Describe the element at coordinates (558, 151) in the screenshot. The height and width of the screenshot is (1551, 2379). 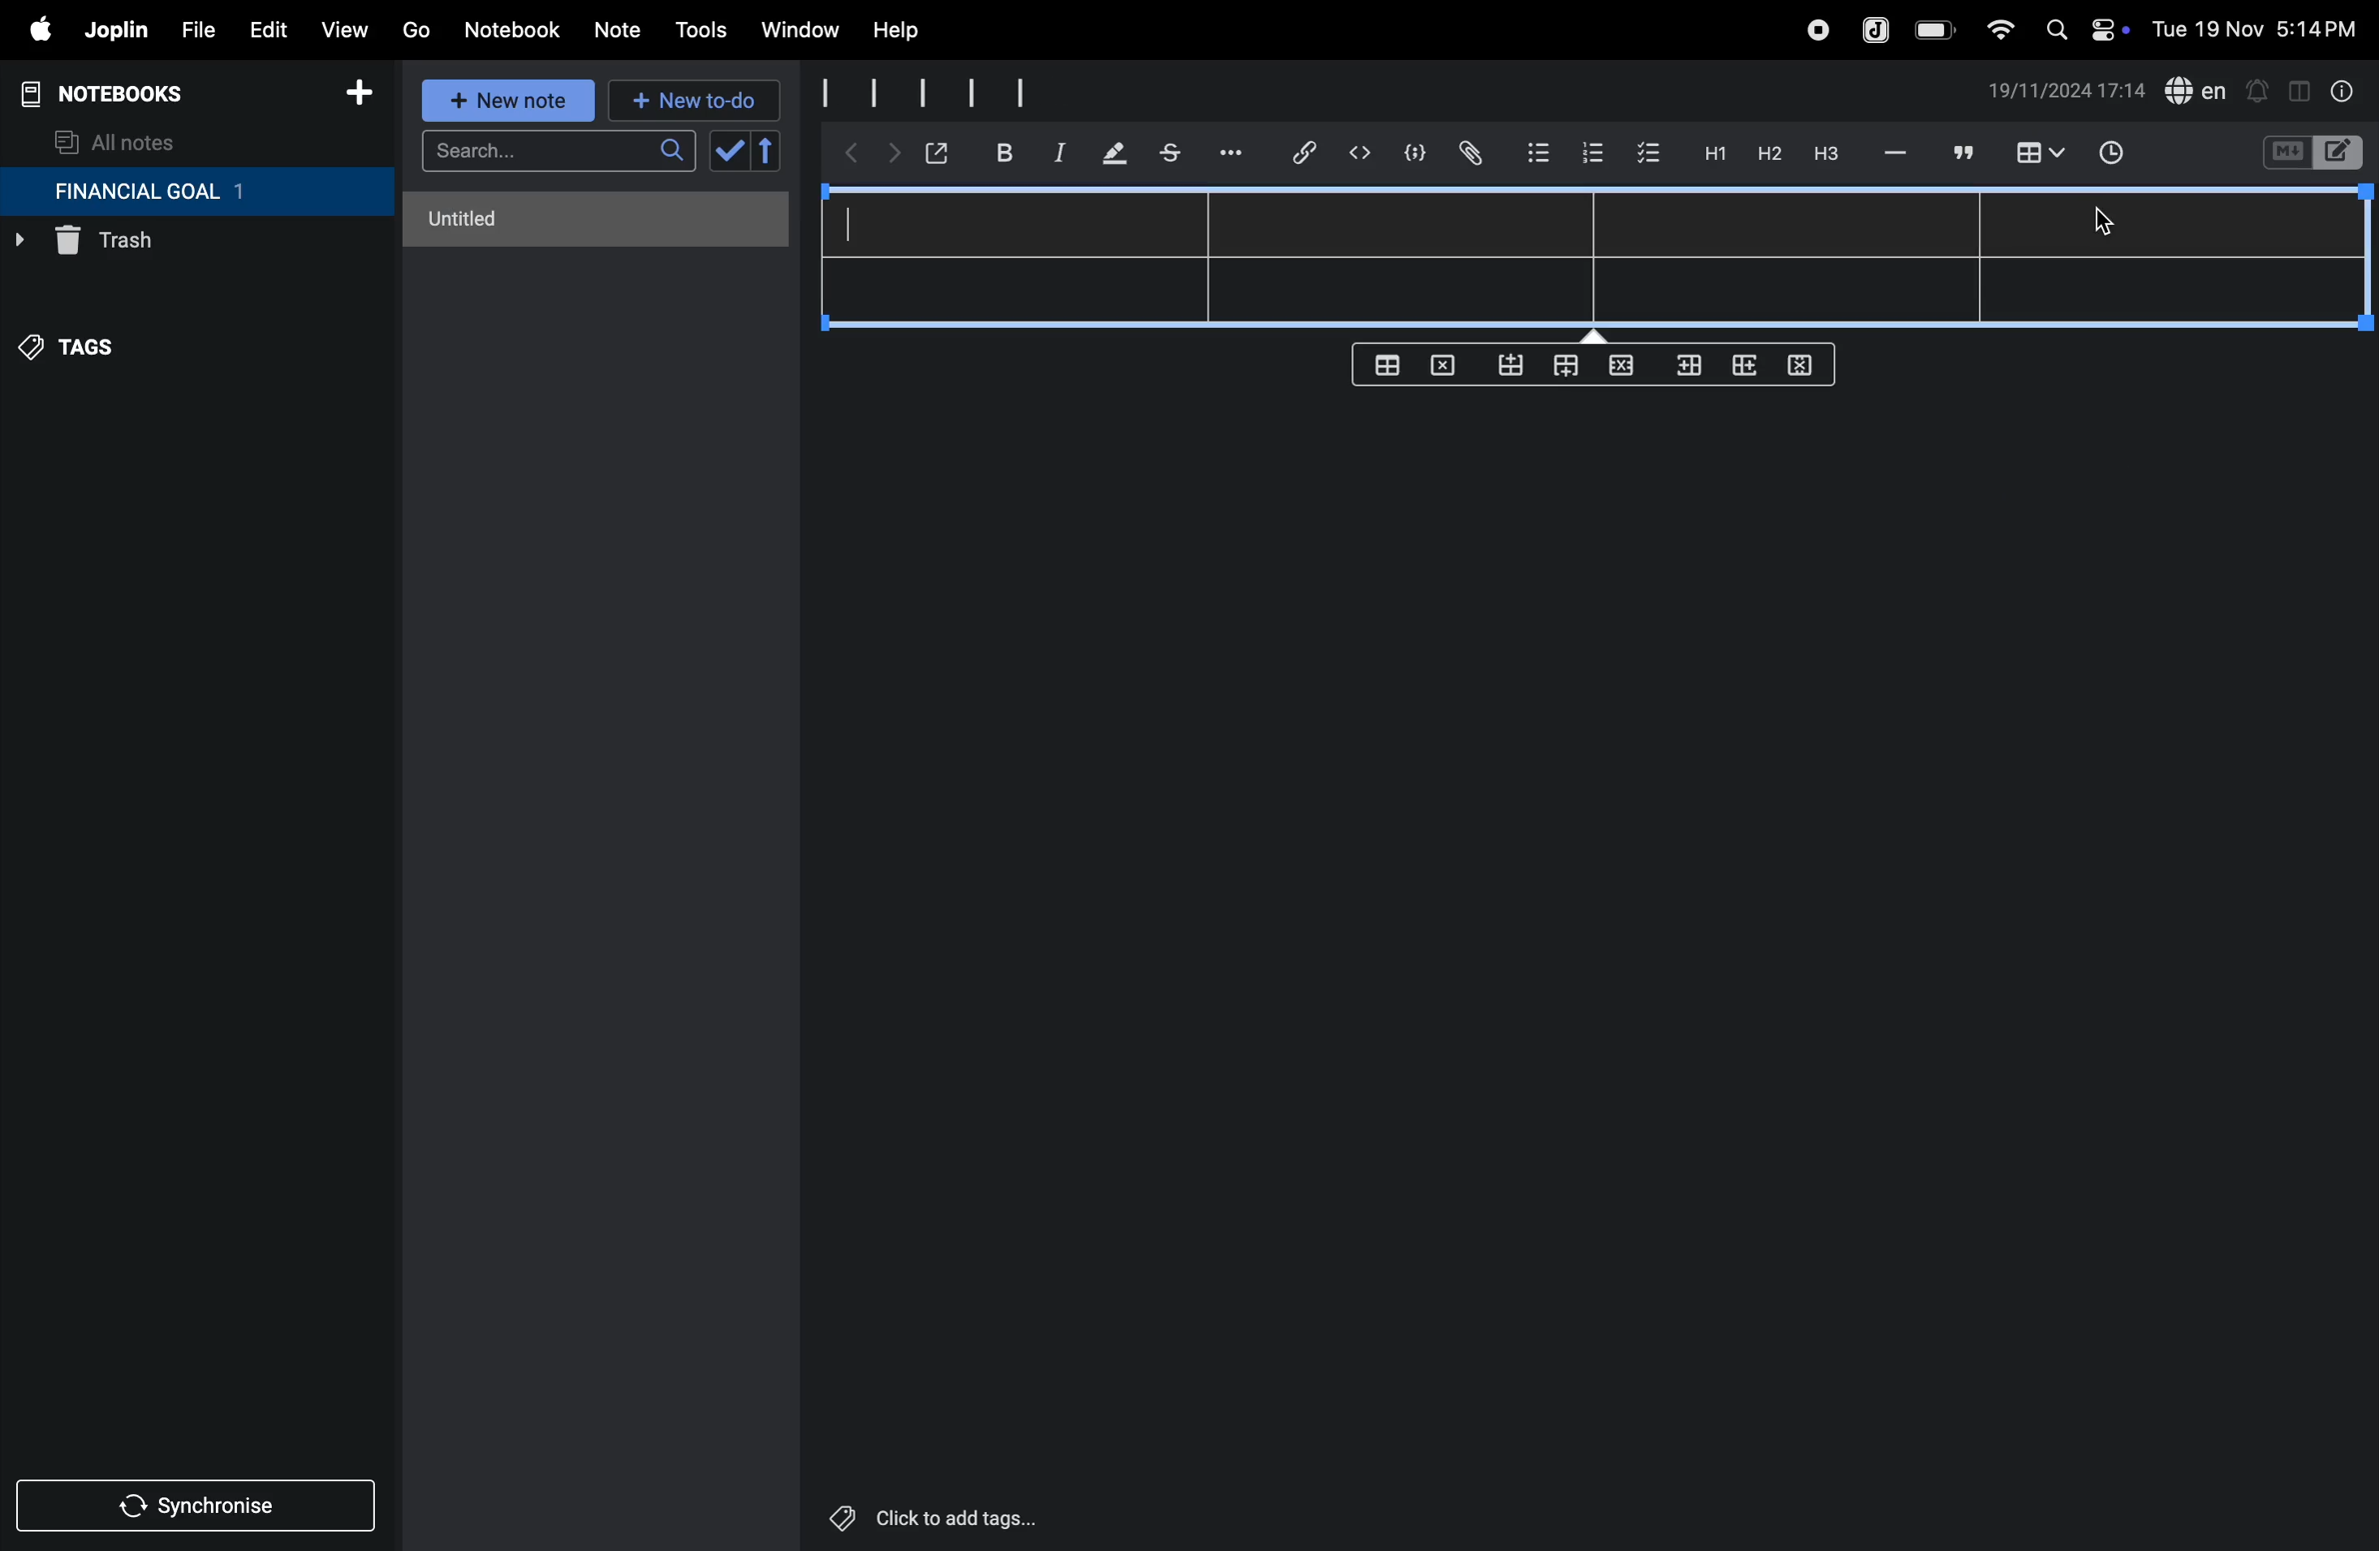
I see `search` at that location.